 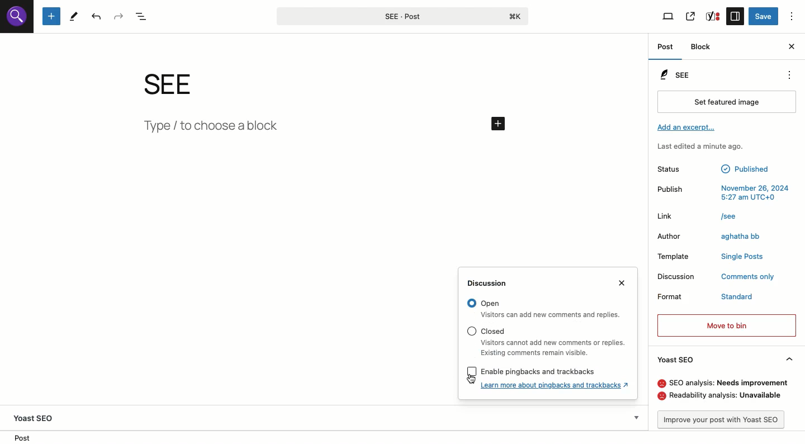 I want to click on [J Enable pingbacks and trackbacks, so click(x=526, y=370).